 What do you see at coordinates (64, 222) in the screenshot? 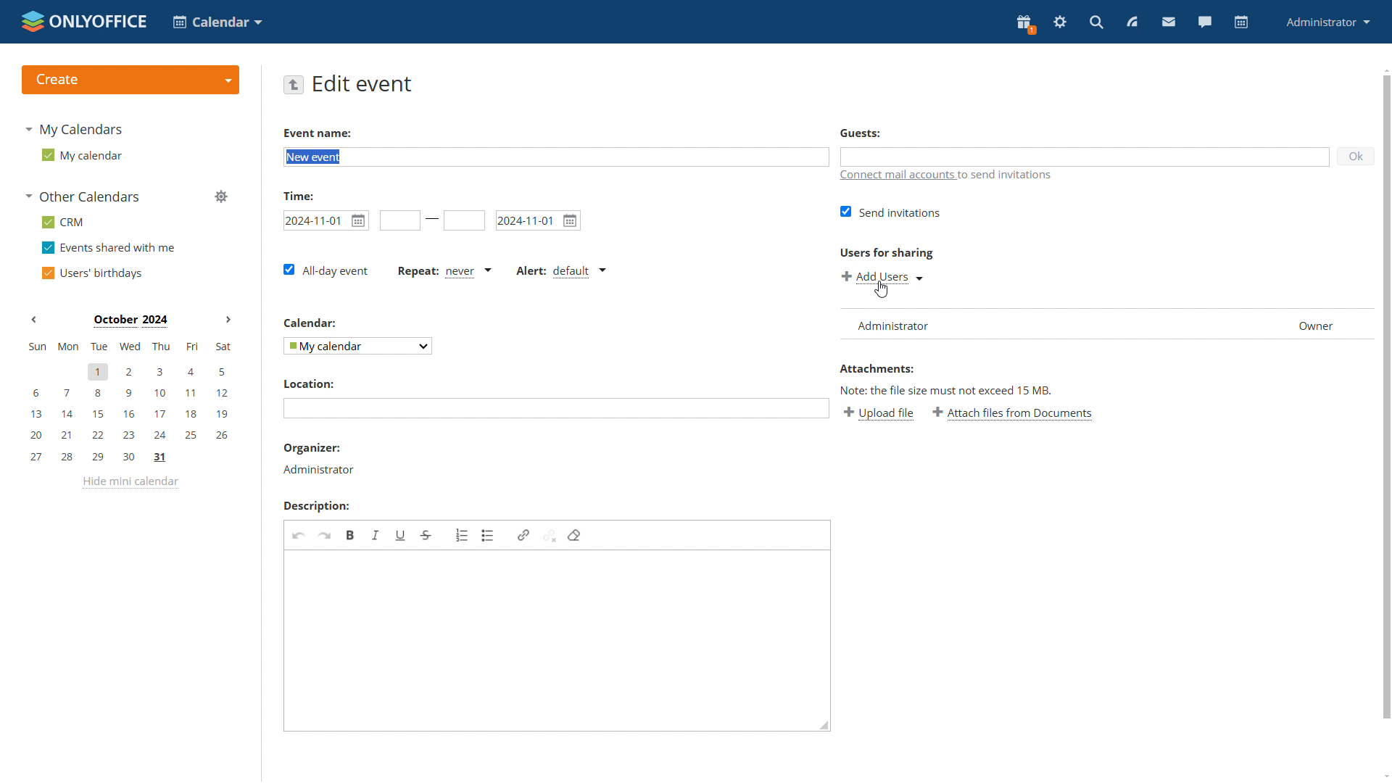
I see `crm` at bounding box center [64, 222].